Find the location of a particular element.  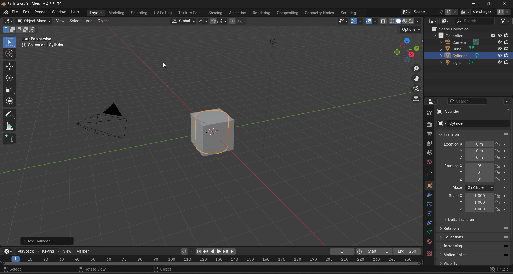

render is located at coordinates (428, 124).